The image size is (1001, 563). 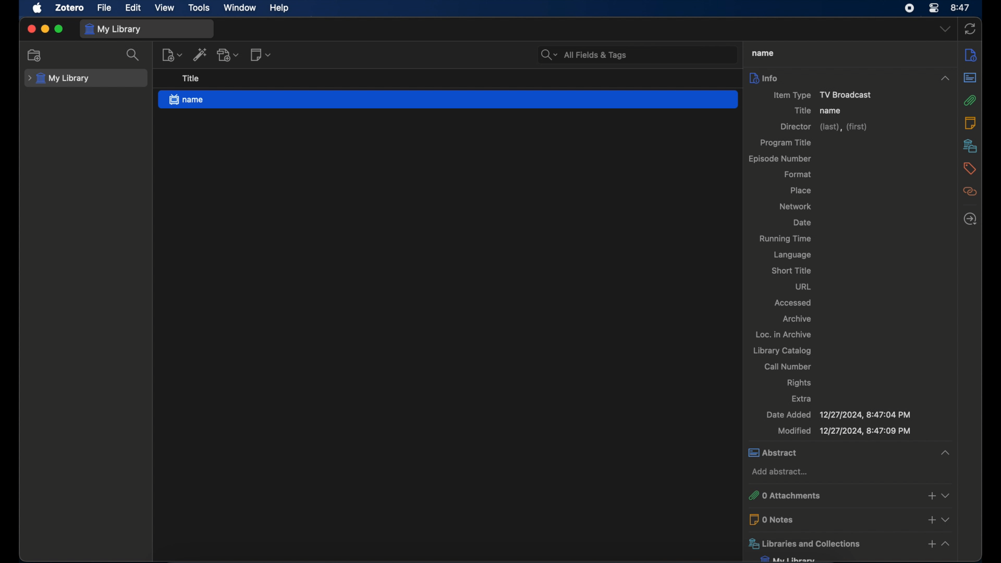 I want to click on my library, so click(x=59, y=79).